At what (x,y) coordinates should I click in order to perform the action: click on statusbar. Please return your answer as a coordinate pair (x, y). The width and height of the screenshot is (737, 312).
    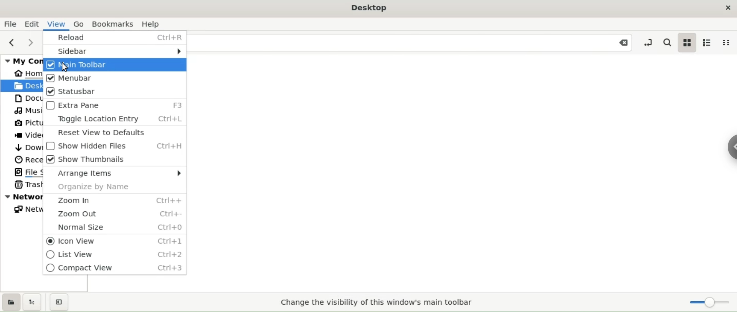
    Looking at the image, I should click on (114, 91).